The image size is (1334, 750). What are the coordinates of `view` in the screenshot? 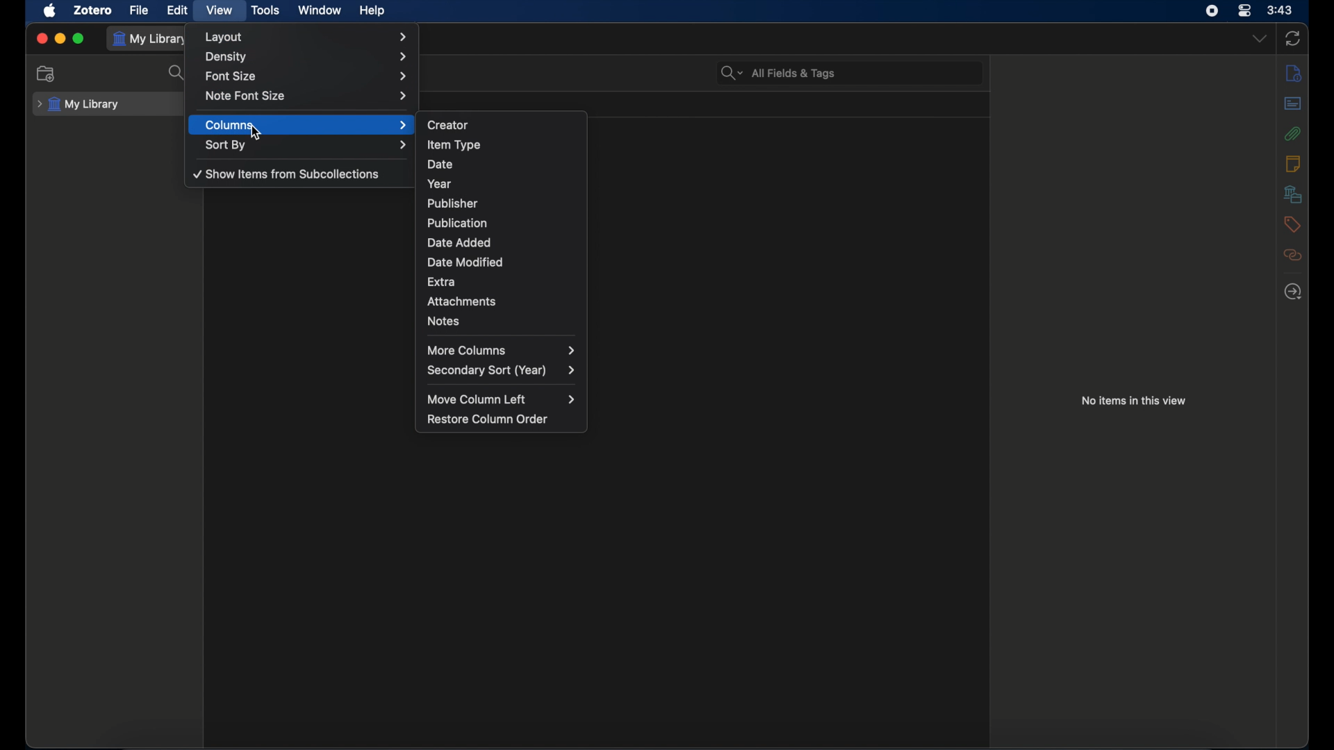 It's located at (218, 10).